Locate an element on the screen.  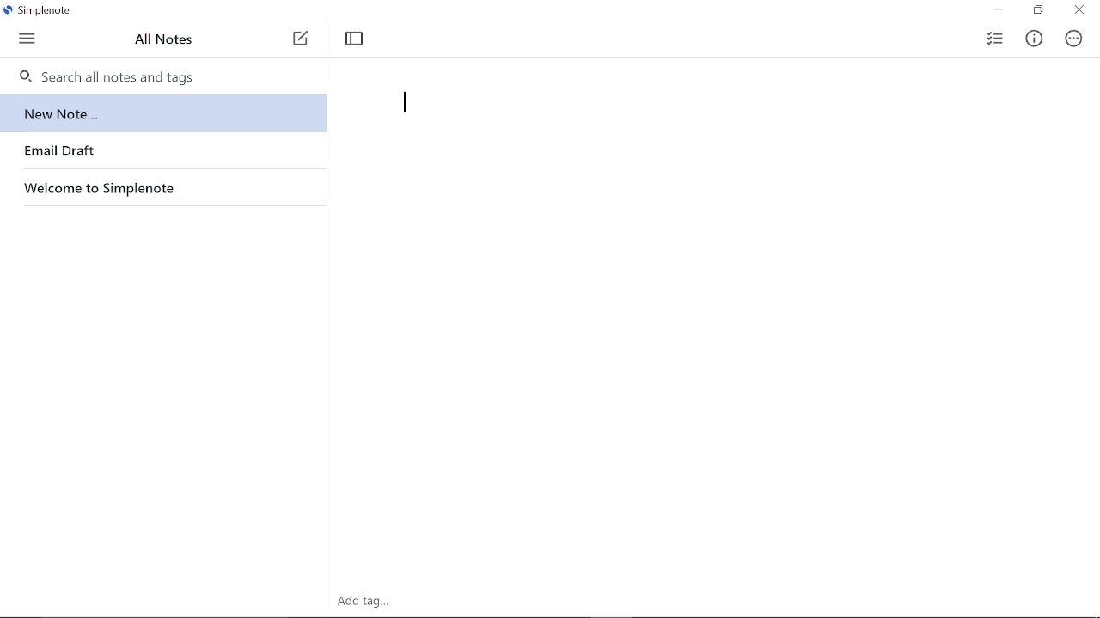
Email Draft is located at coordinates (60, 152).